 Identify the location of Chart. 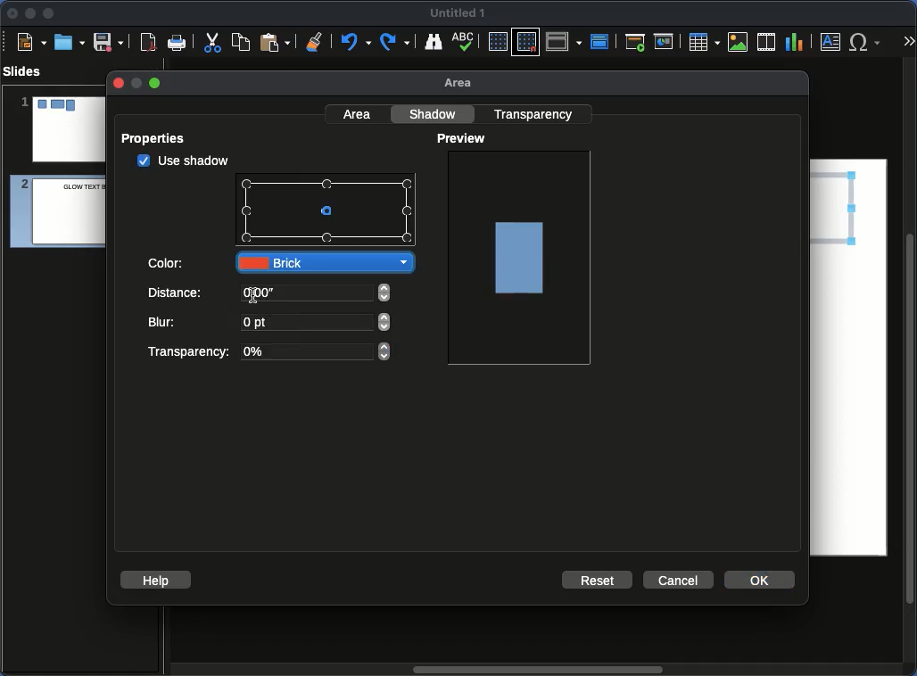
(794, 43).